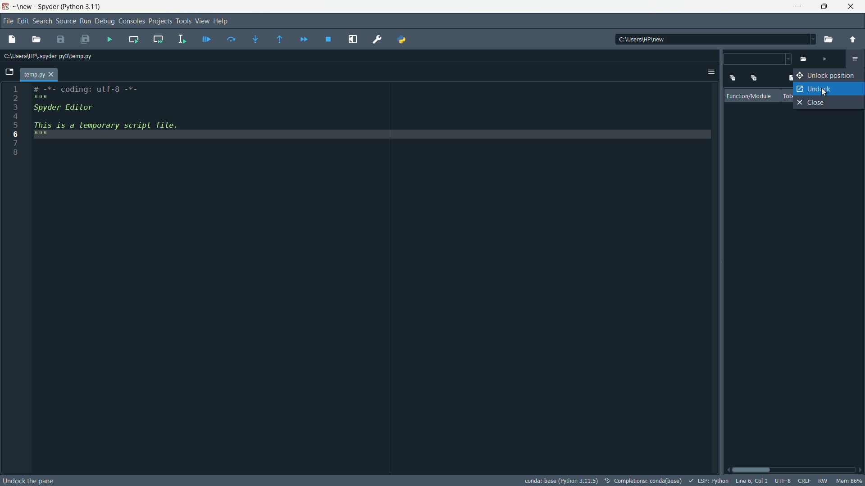  I want to click on LSP:Python, so click(707, 480).